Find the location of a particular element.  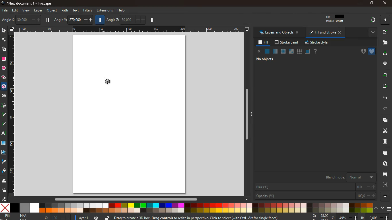

text is located at coordinates (76, 10).